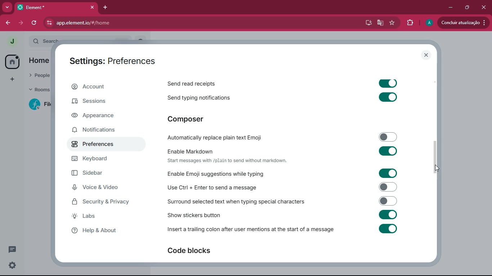 This screenshot has width=492, height=276. I want to click on Use Cul + Enter to send a message, so click(281, 187).